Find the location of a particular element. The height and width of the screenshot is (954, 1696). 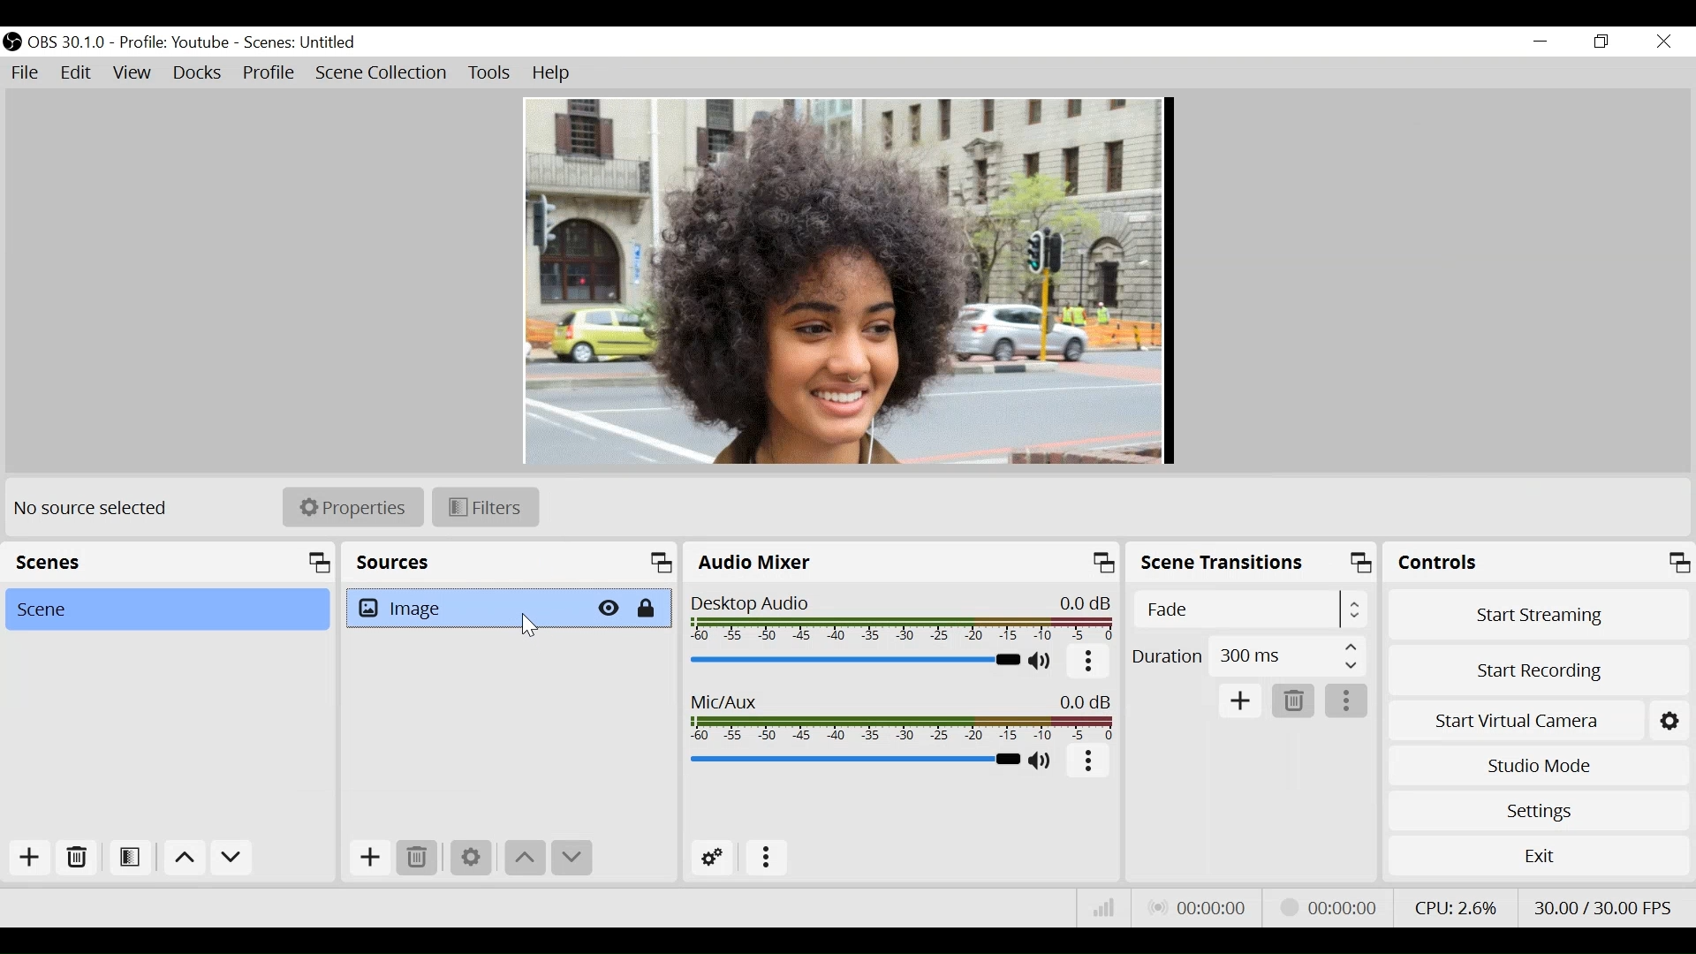

Start Recording is located at coordinates (1536, 671).